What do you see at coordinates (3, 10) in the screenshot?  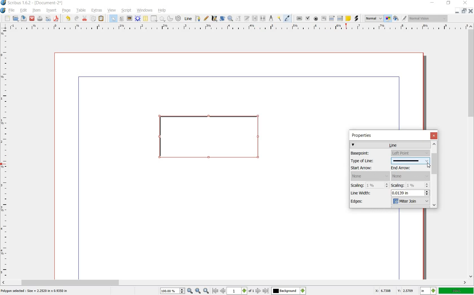 I see `SYSTEM LOGO` at bounding box center [3, 10].